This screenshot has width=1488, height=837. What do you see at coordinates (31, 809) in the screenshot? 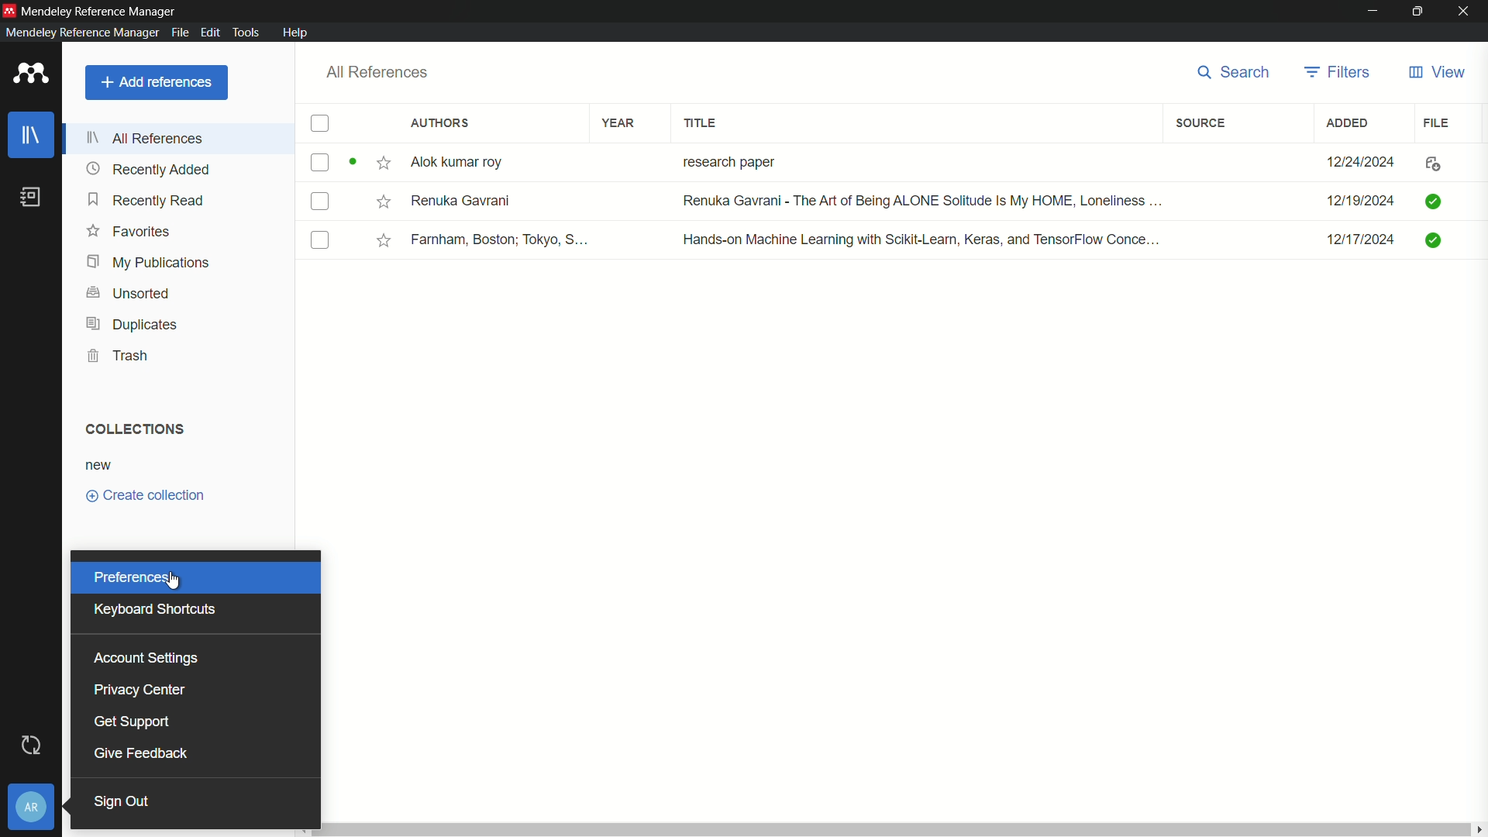
I see `account and help` at bounding box center [31, 809].